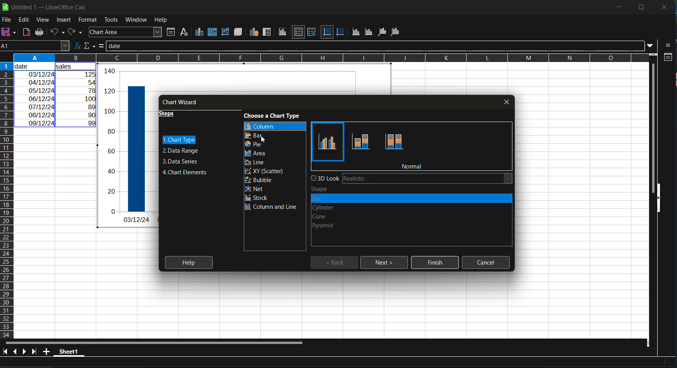  Describe the element at coordinates (368, 31) in the screenshot. I see `y axis` at that location.